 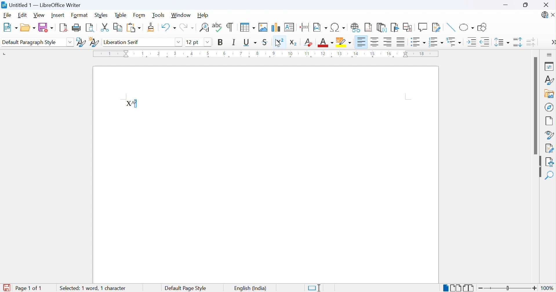 I want to click on Bold, so click(x=221, y=42).